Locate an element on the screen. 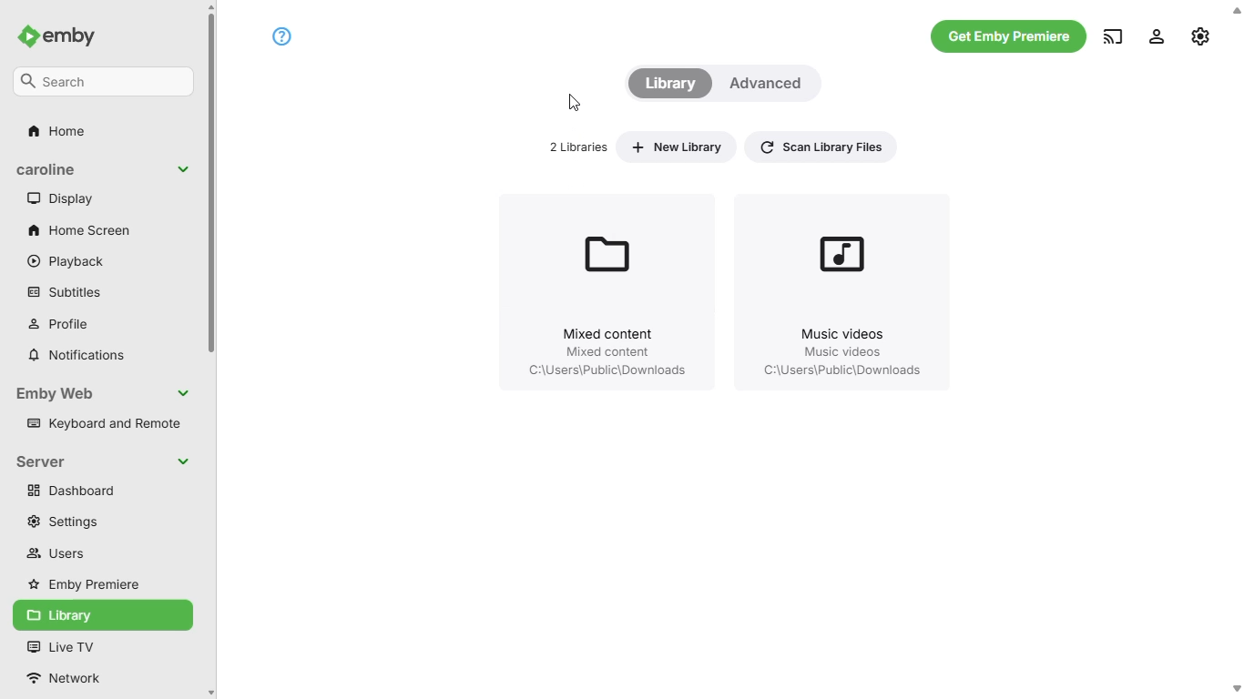  settings is located at coordinates (60, 522).